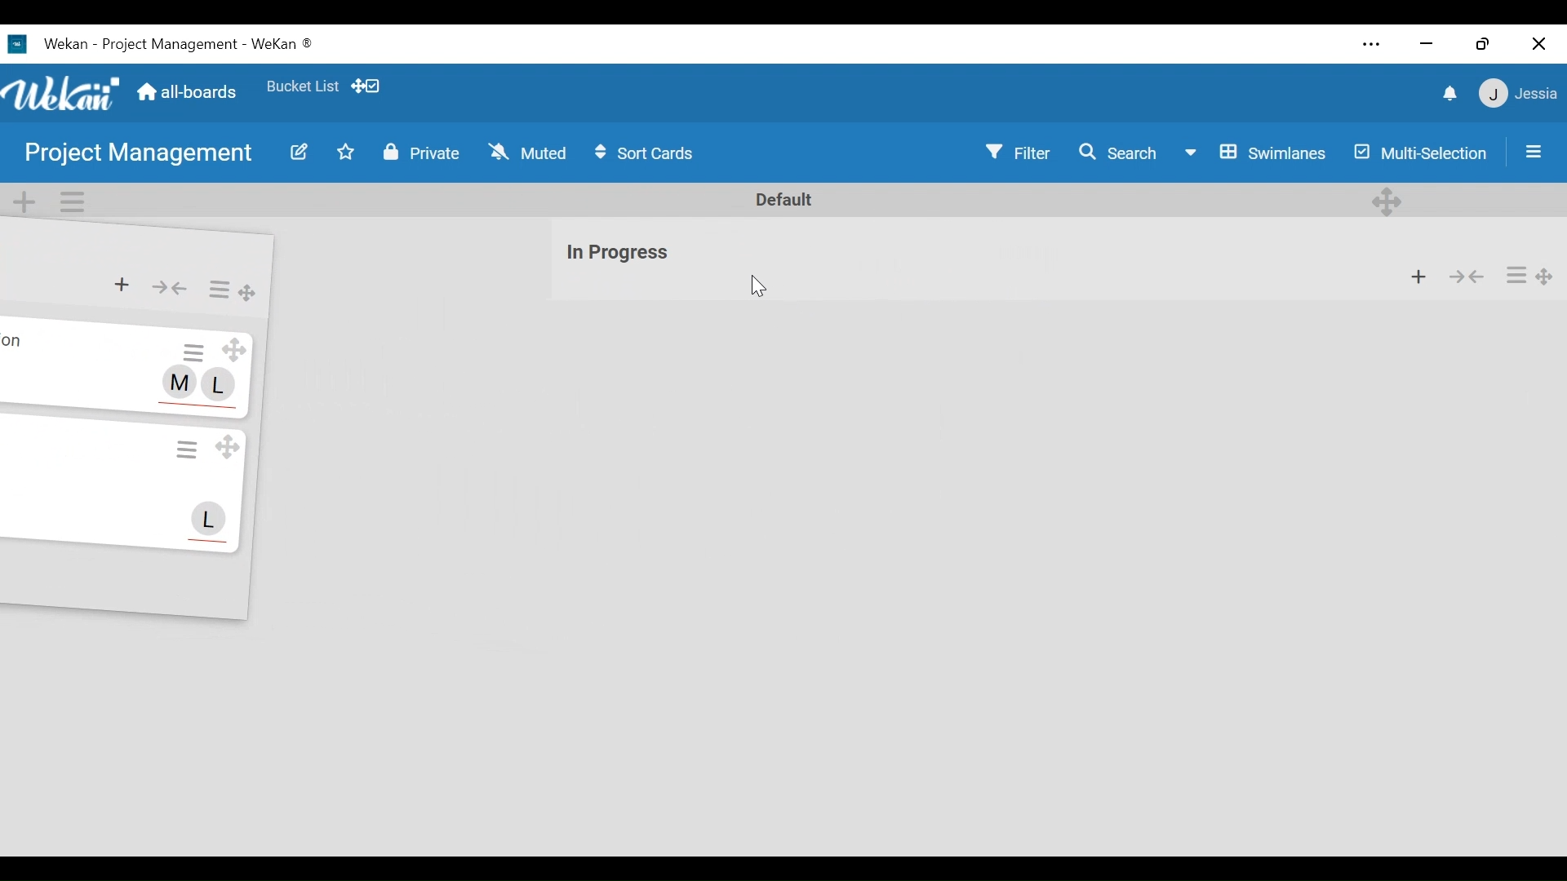 Image resolution: width=1567 pixels, height=881 pixels. What do you see at coordinates (208, 519) in the screenshot?
I see `L` at bounding box center [208, 519].